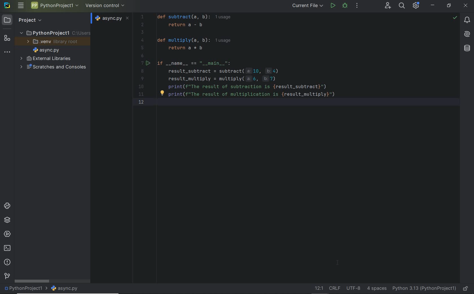 This screenshot has width=474, height=294. I want to click on services, so click(7, 234).